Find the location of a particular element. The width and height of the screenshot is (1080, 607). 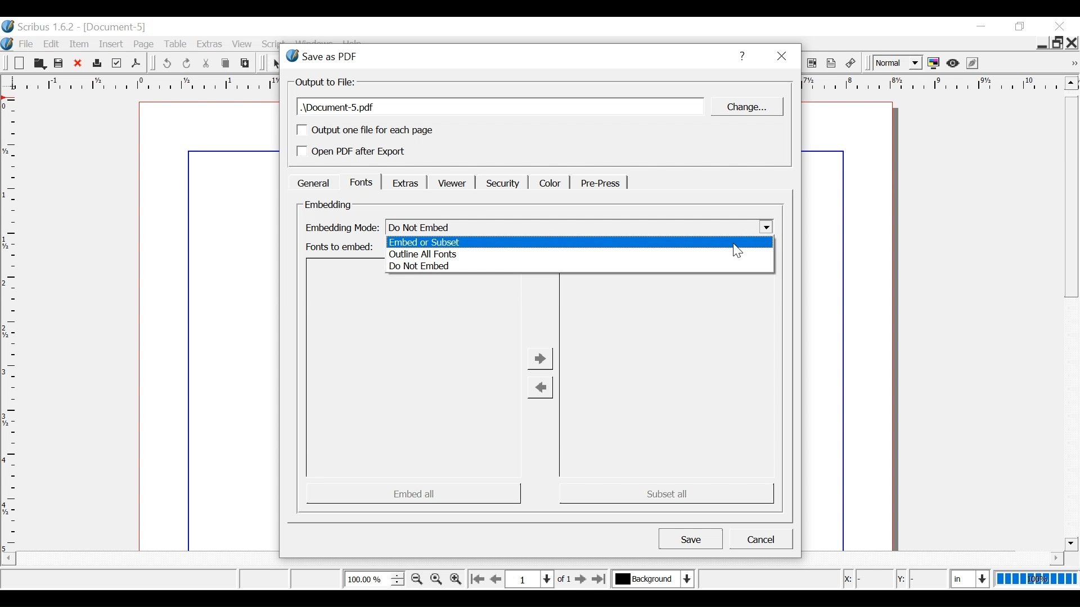

Copy is located at coordinates (227, 64).